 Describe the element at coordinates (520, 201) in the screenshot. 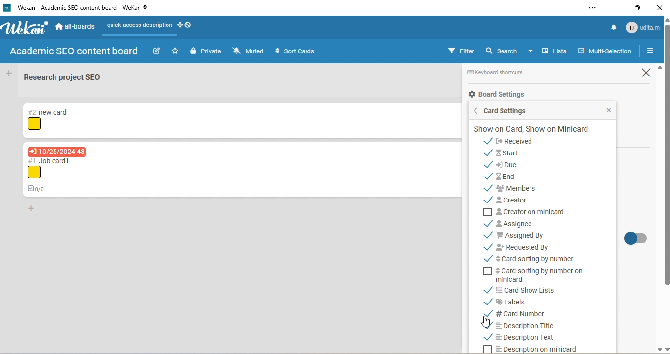

I see `creator` at that location.